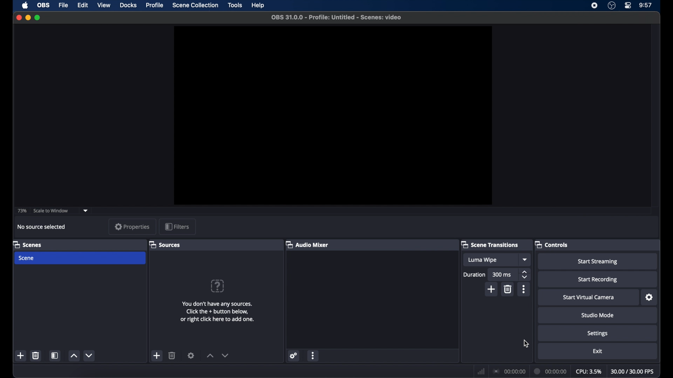 The image size is (673, 378). What do you see at coordinates (210, 356) in the screenshot?
I see `increment` at bounding box center [210, 356].